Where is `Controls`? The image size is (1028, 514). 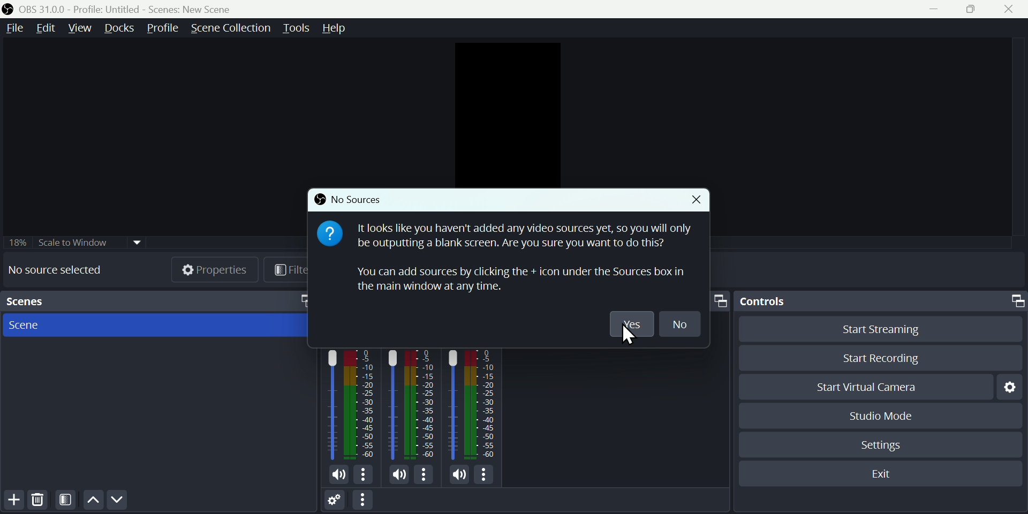 Controls is located at coordinates (881, 299).